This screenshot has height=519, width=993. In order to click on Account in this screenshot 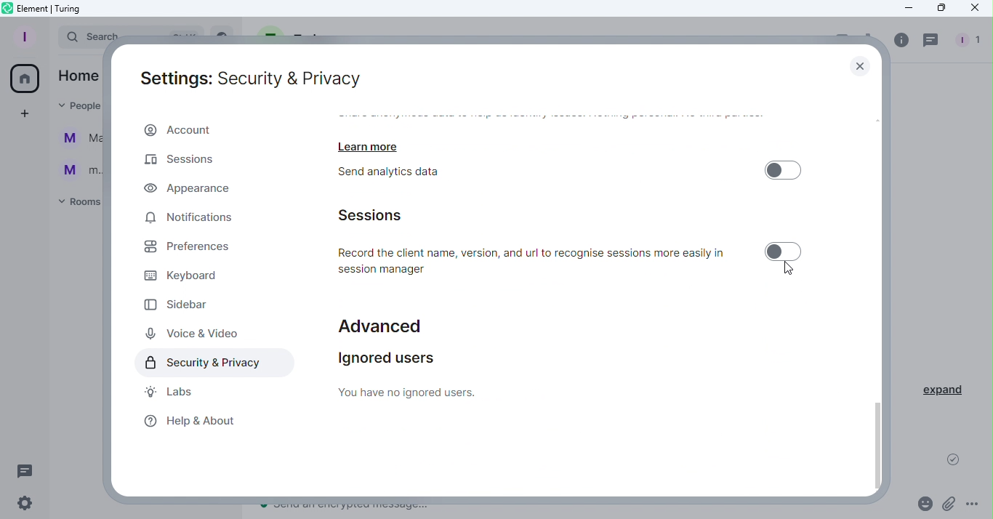, I will do `click(210, 129)`.